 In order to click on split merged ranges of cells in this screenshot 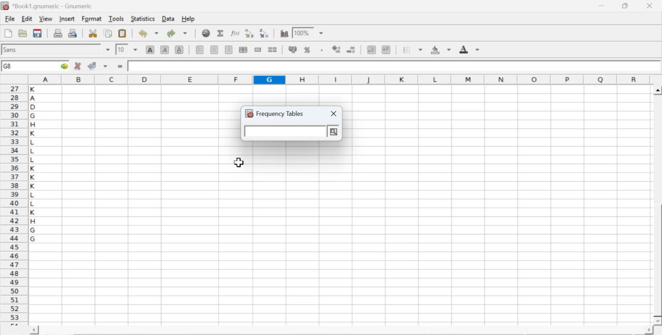, I will do `click(272, 49)`.